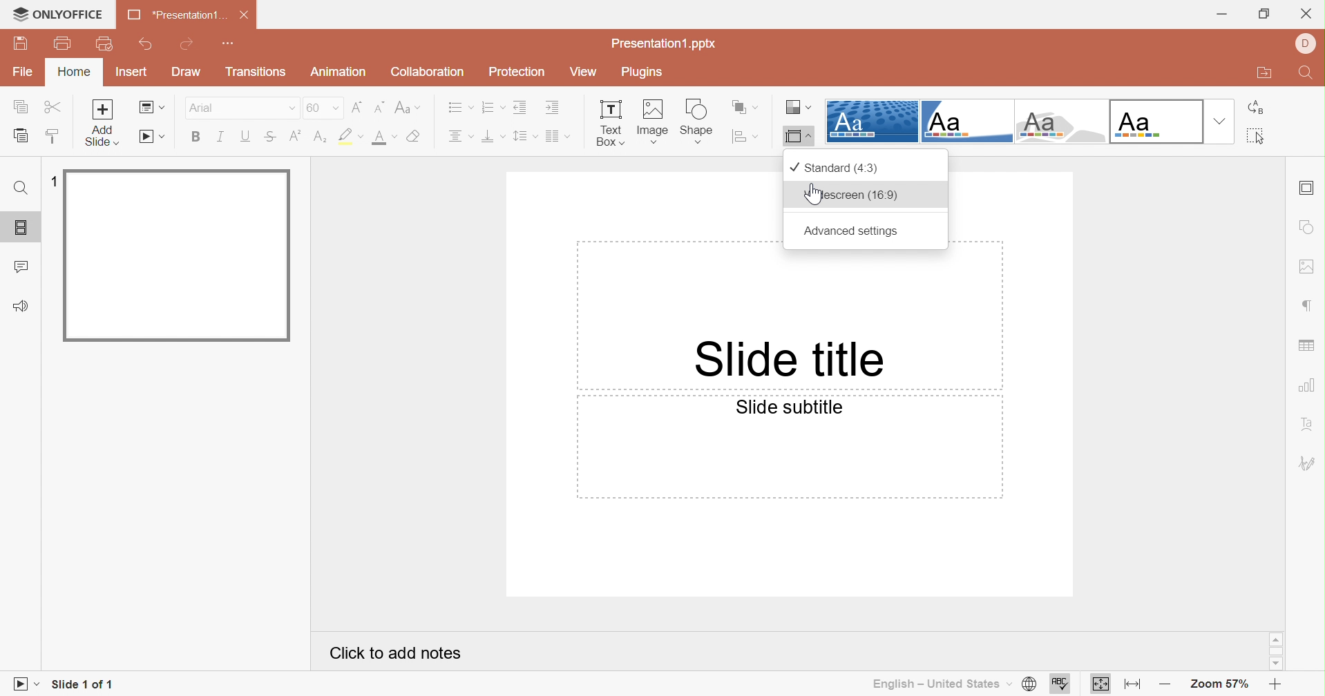 This screenshot has height=696, width=1325. I want to click on Slide settings, so click(1308, 188).